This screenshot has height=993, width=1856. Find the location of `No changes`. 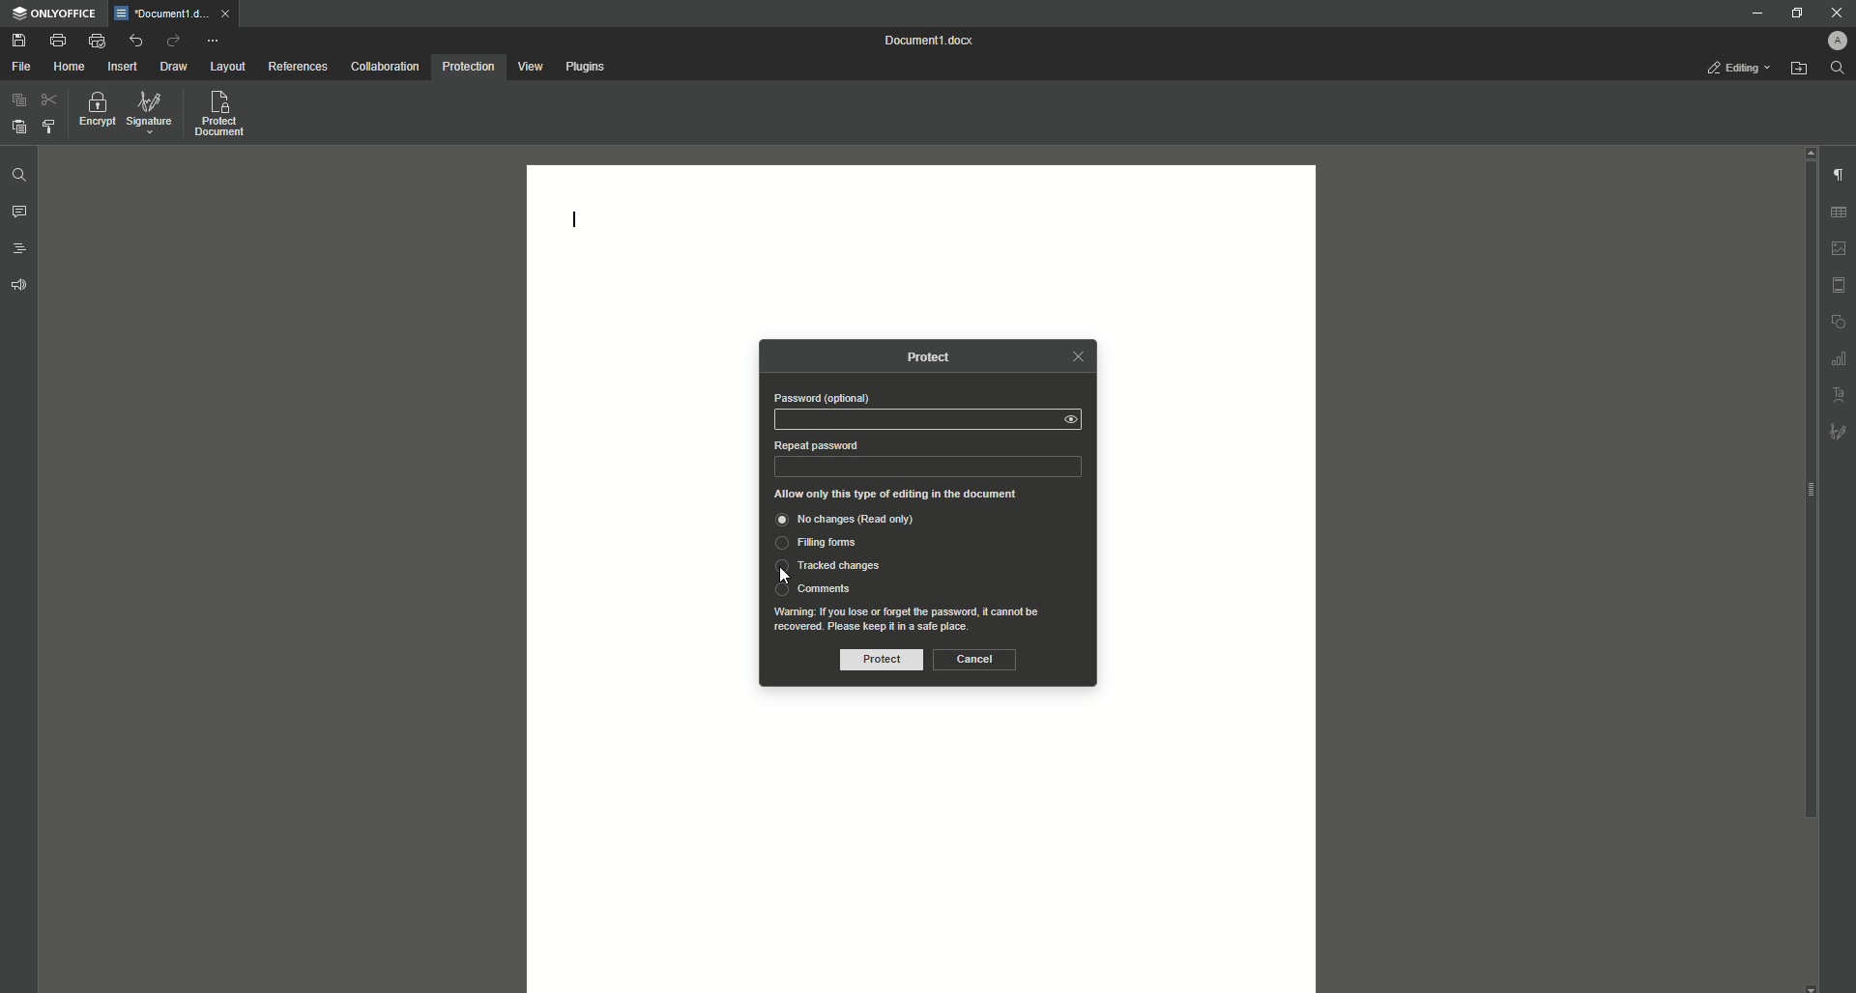

No changes is located at coordinates (853, 518).